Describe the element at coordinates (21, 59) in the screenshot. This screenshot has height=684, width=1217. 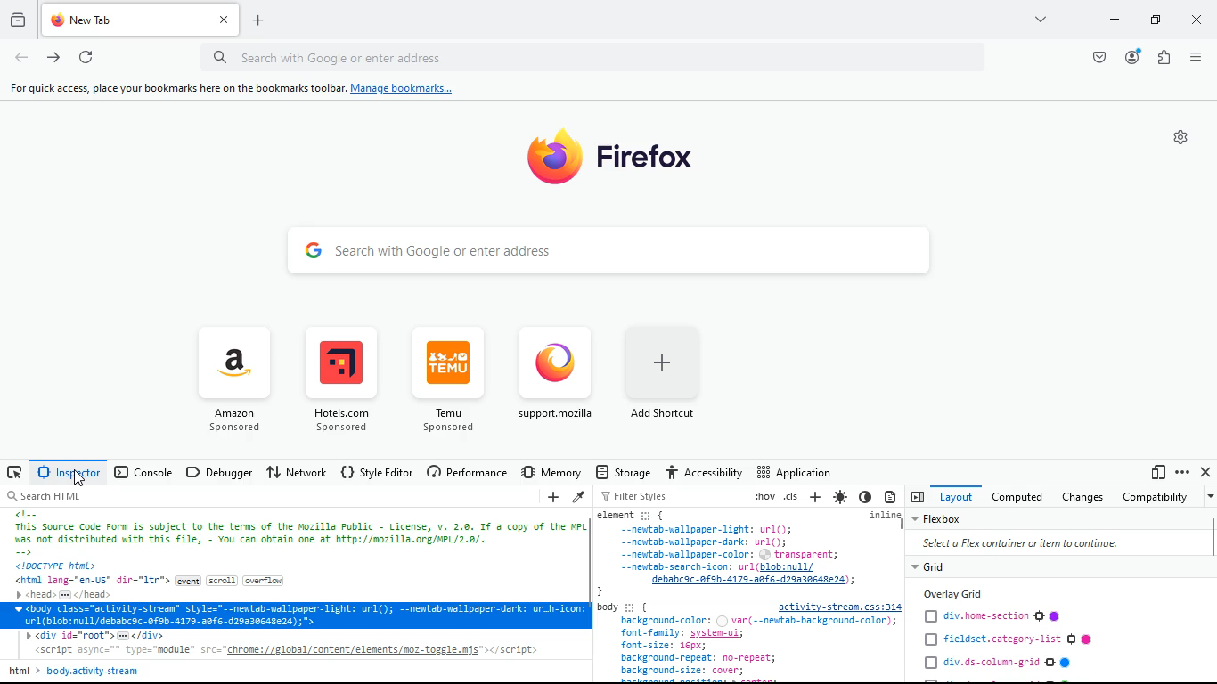
I see `back` at that location.